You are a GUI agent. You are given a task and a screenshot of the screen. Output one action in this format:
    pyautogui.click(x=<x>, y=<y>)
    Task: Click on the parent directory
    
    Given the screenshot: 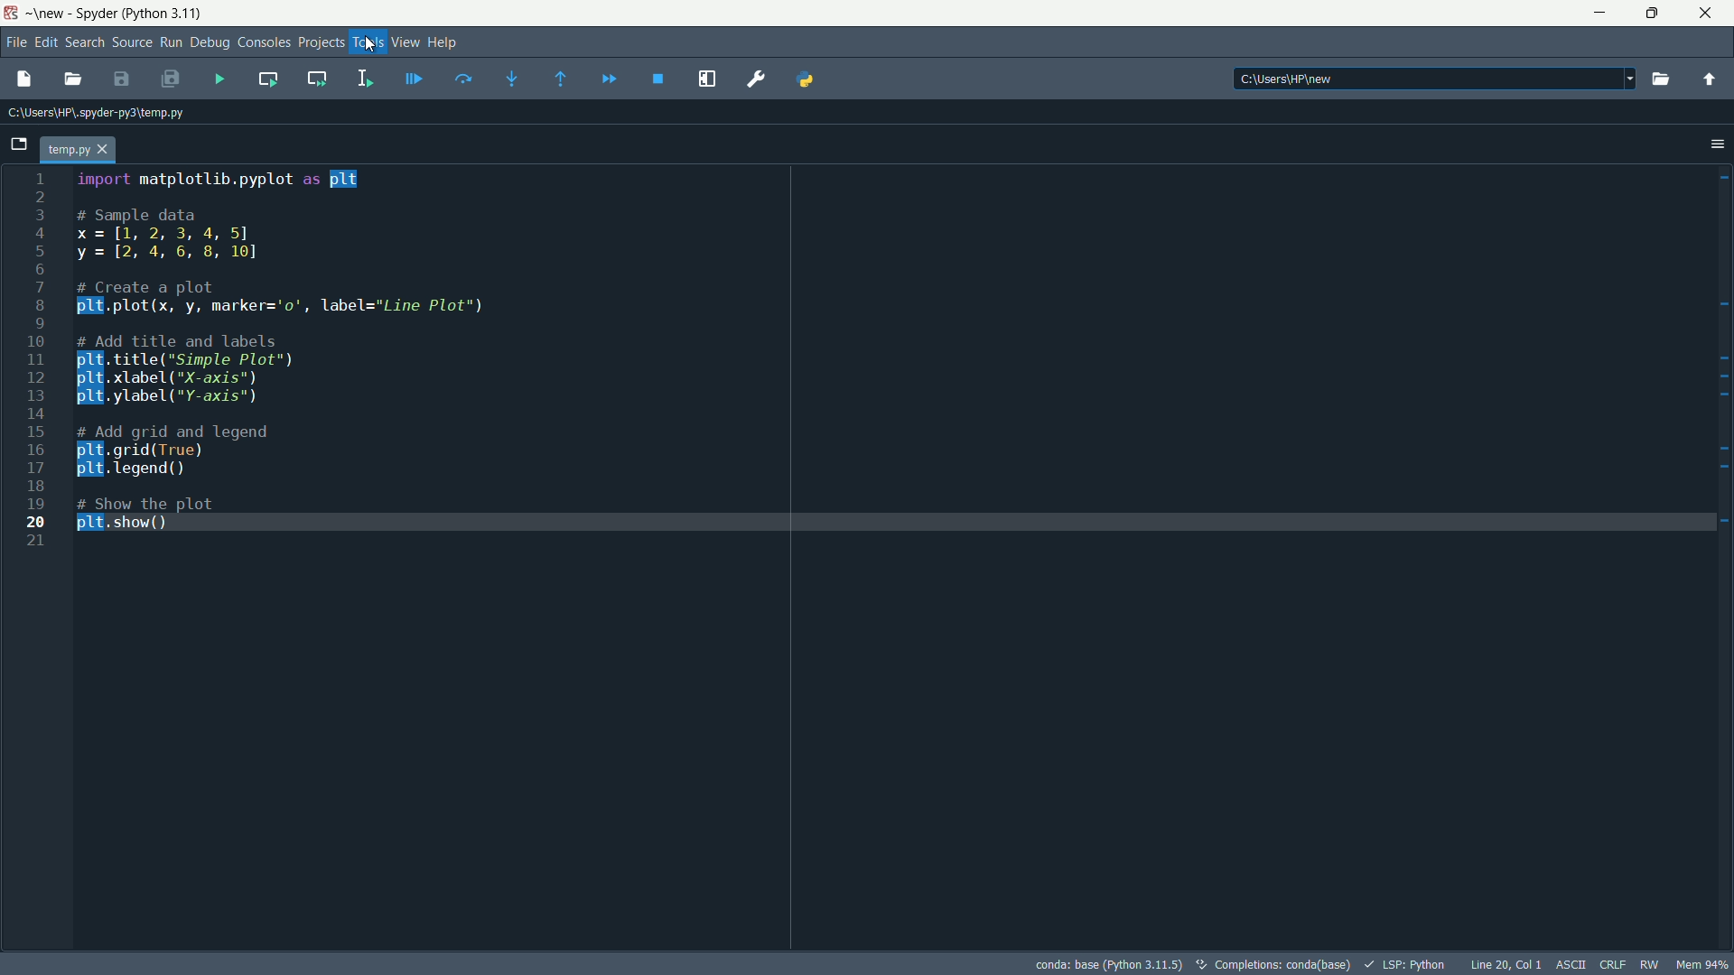 What is the action you would take?
    pyautogui.click(x=1709, y=82)
    